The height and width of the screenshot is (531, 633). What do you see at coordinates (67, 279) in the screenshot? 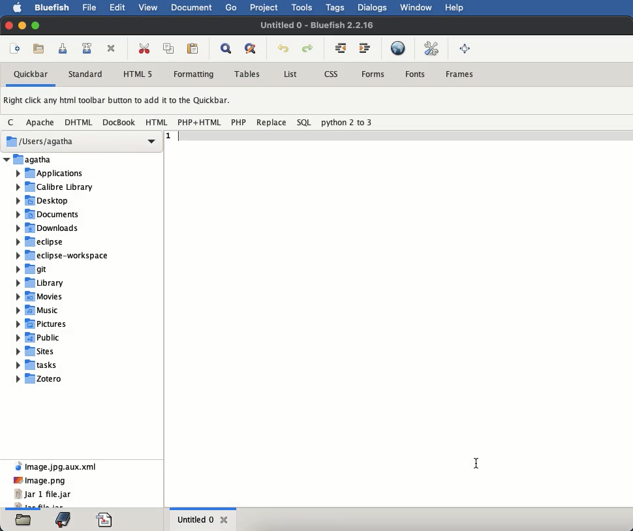
I see `files` at bounding box center [67, 279].